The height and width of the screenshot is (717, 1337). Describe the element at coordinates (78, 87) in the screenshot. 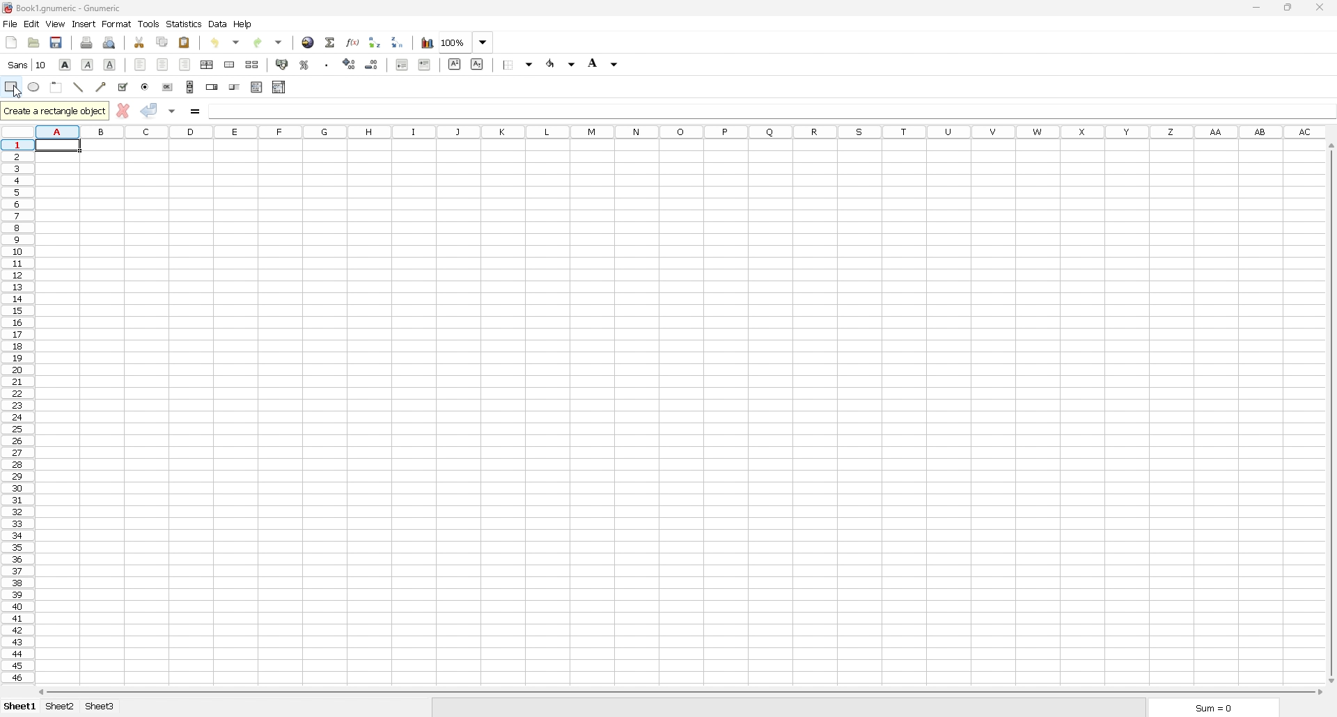

I see `line` at that location.